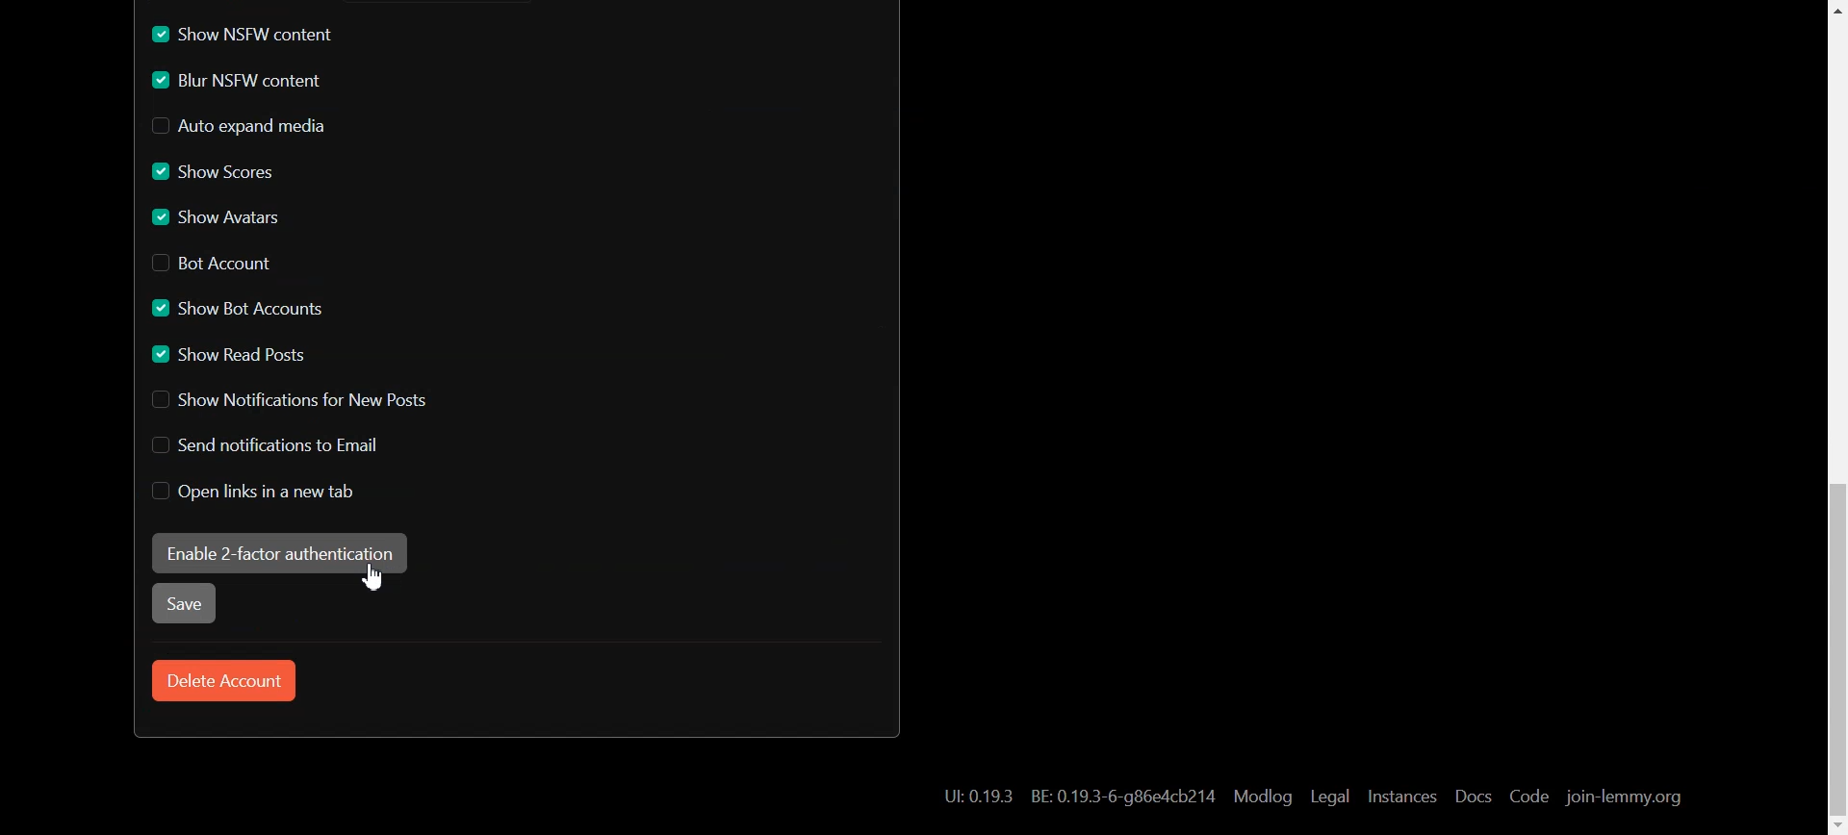 Image resolution: width=1848 pixels, height=835 pixels. Describe the element at coordinates (1077, 794) in the screenshot. I see `Hyperlink` at that location.